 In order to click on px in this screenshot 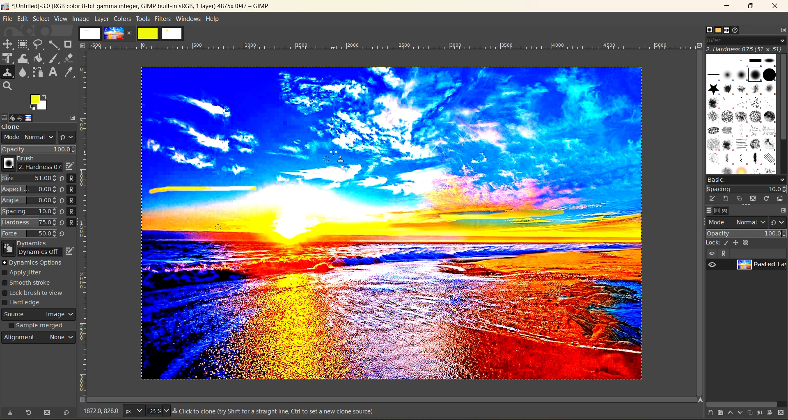, I will do `click(133, 411)`.